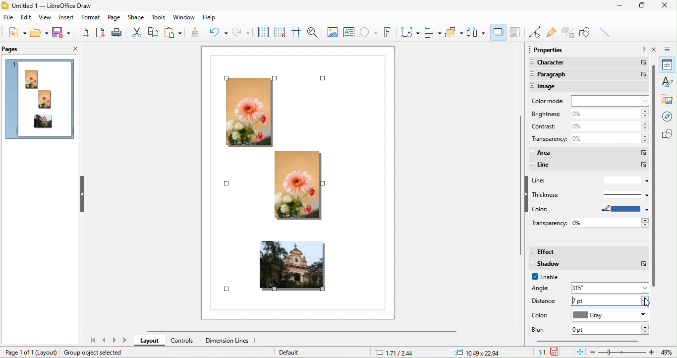 Image resolution: width=677 pixels, height=358 pixels. I want to click on shadow, so click(589, 264).